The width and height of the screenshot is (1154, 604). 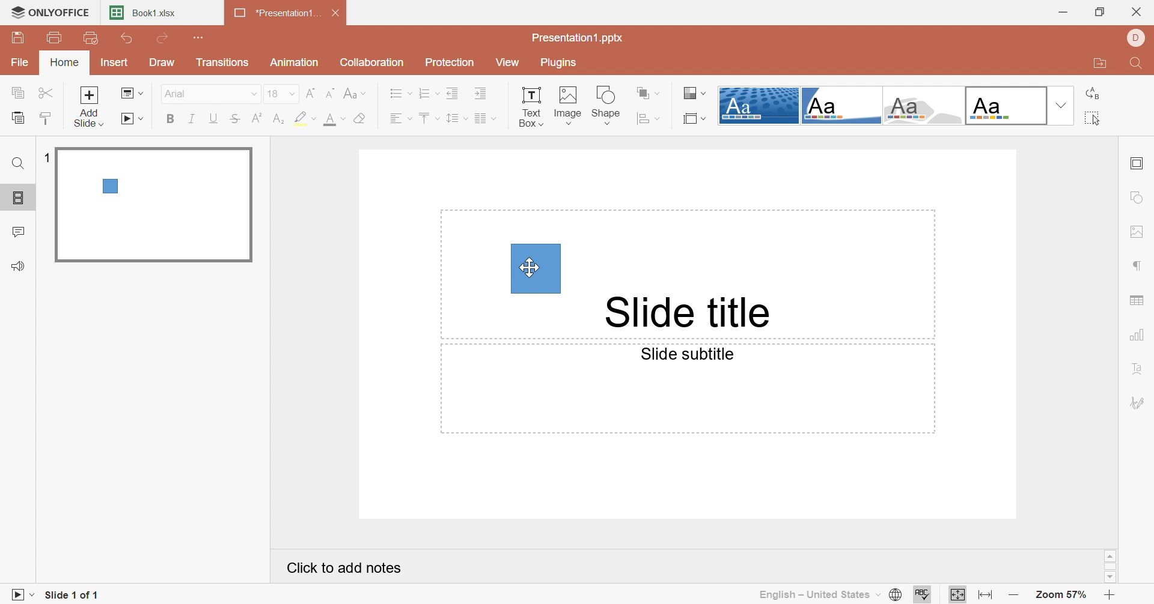 What do you see at coordinates (144, 14) in the screenshot?
I see `Book1.xlsx` at bounding box center [144, 14].